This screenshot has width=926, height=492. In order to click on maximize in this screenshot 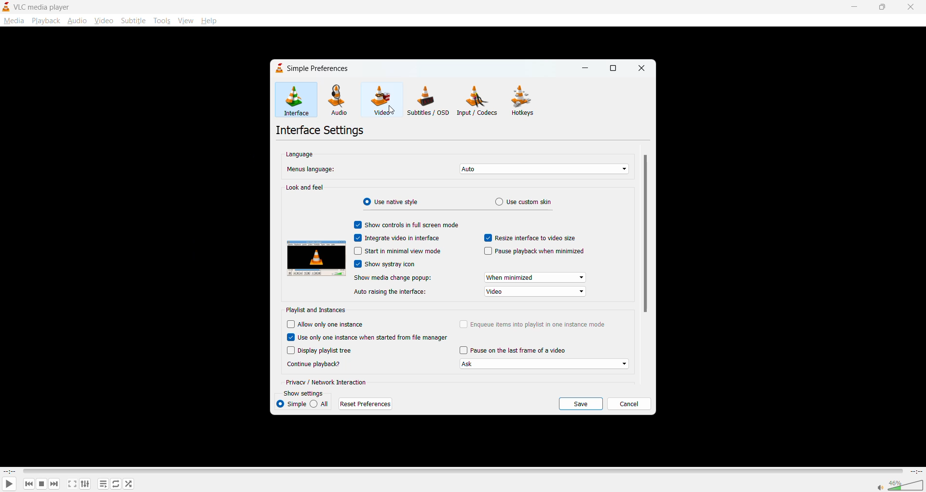, I will do `click(616, 68)`.